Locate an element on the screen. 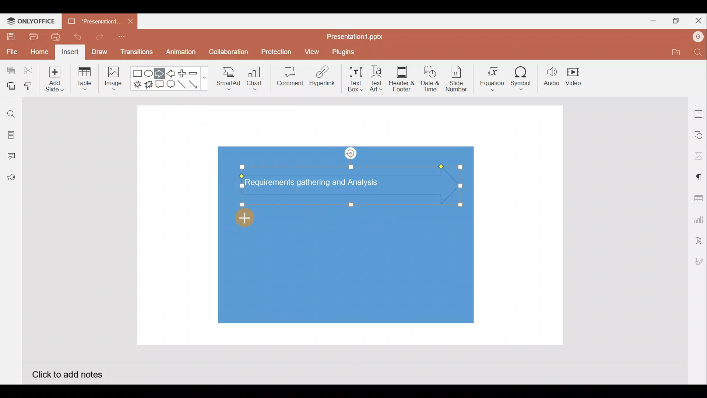  View is located at coordinates (313, 50).